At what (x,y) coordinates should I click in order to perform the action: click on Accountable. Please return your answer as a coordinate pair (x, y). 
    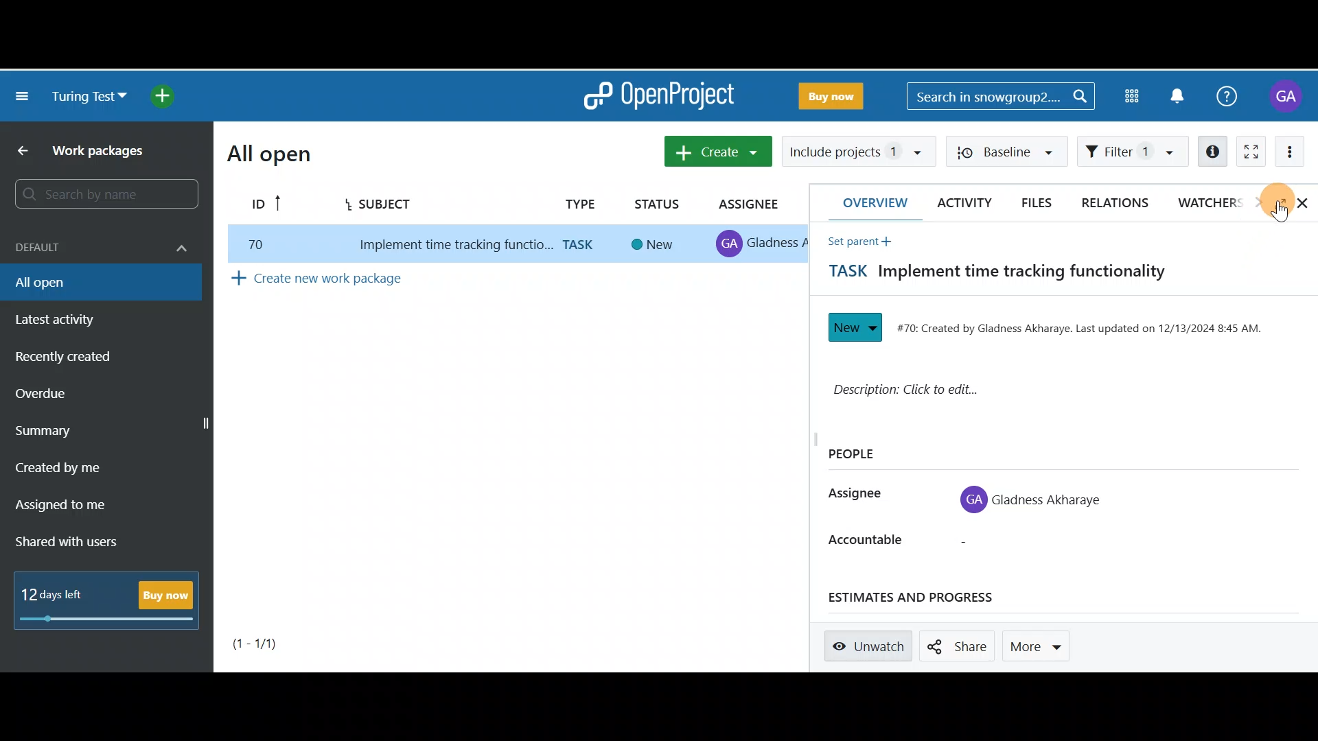
    Looking at the image, I should click on (876, 542).